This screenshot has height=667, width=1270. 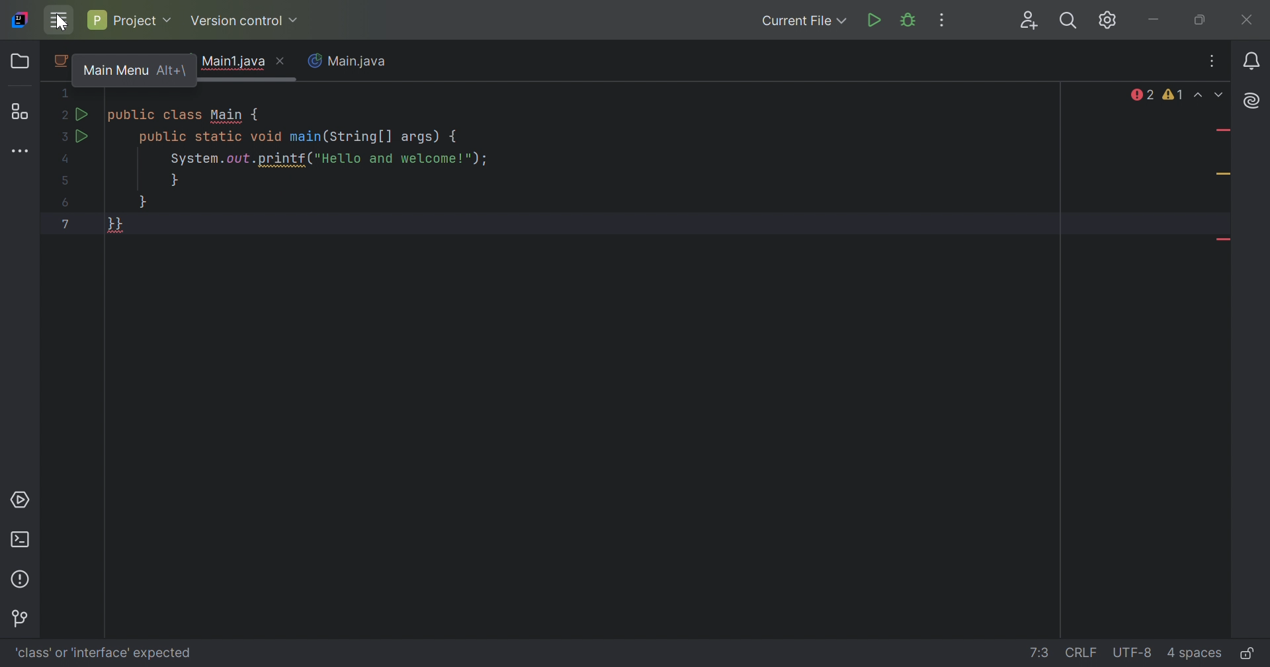 I want to click on indent: 4 spaces, so click(x=1197, y=654).